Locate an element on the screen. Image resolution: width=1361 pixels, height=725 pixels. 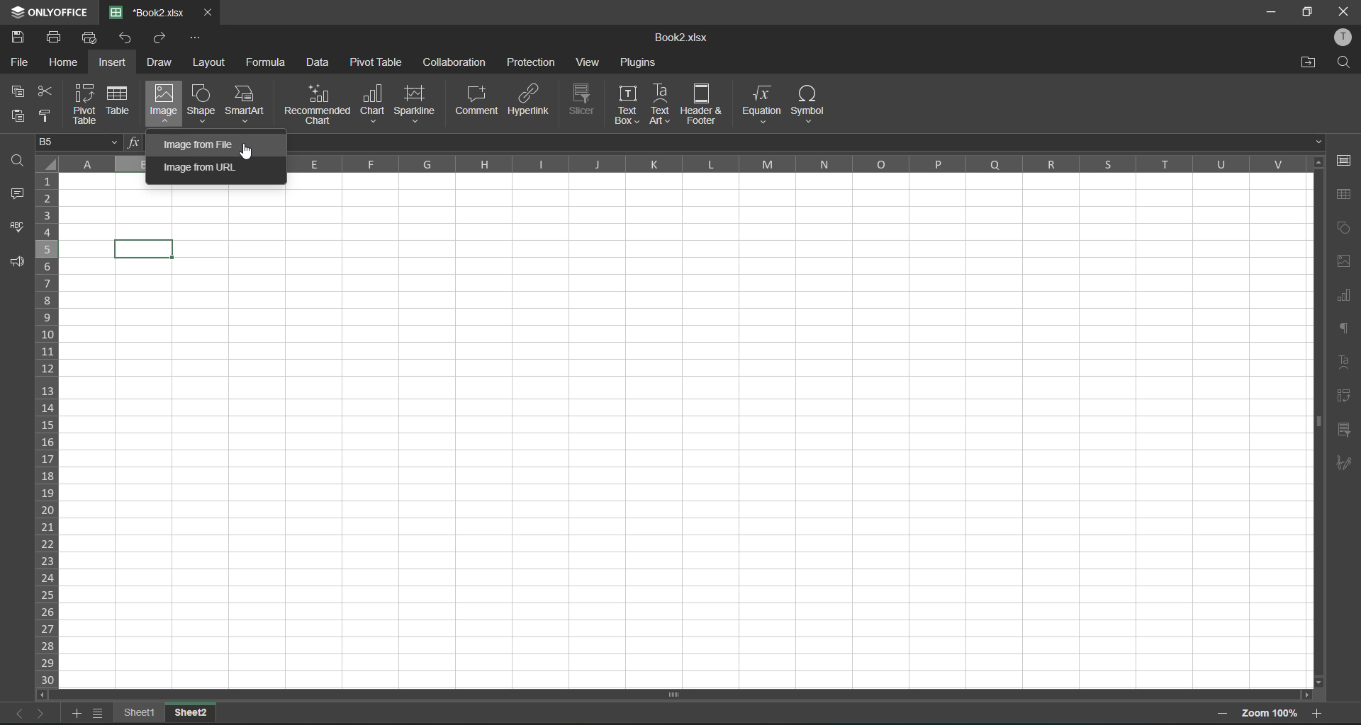
charts is located at coordinates (1345, 297).